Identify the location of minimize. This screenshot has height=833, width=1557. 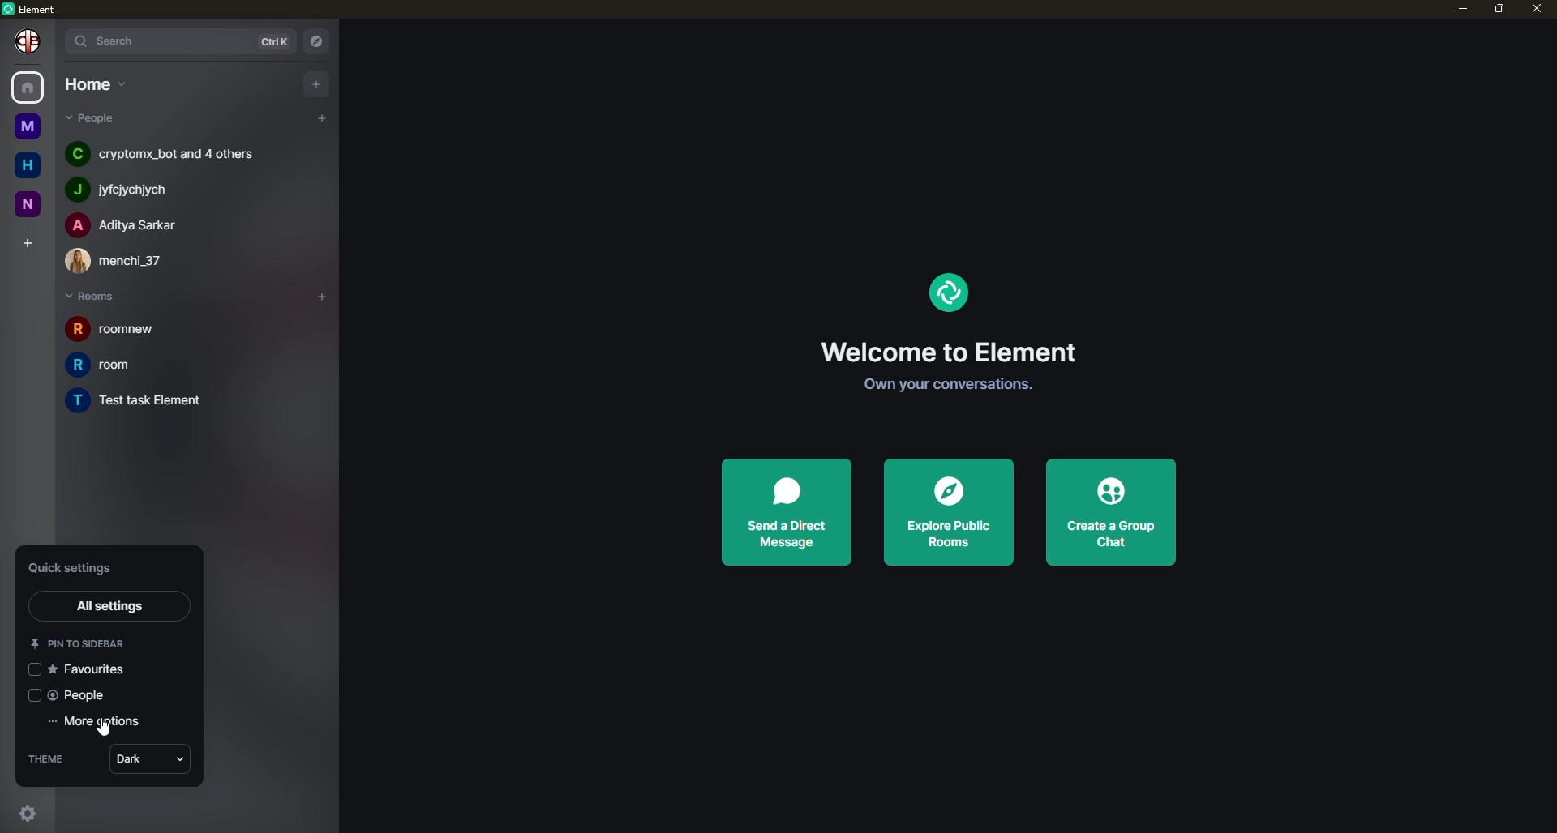
(1453, 10).